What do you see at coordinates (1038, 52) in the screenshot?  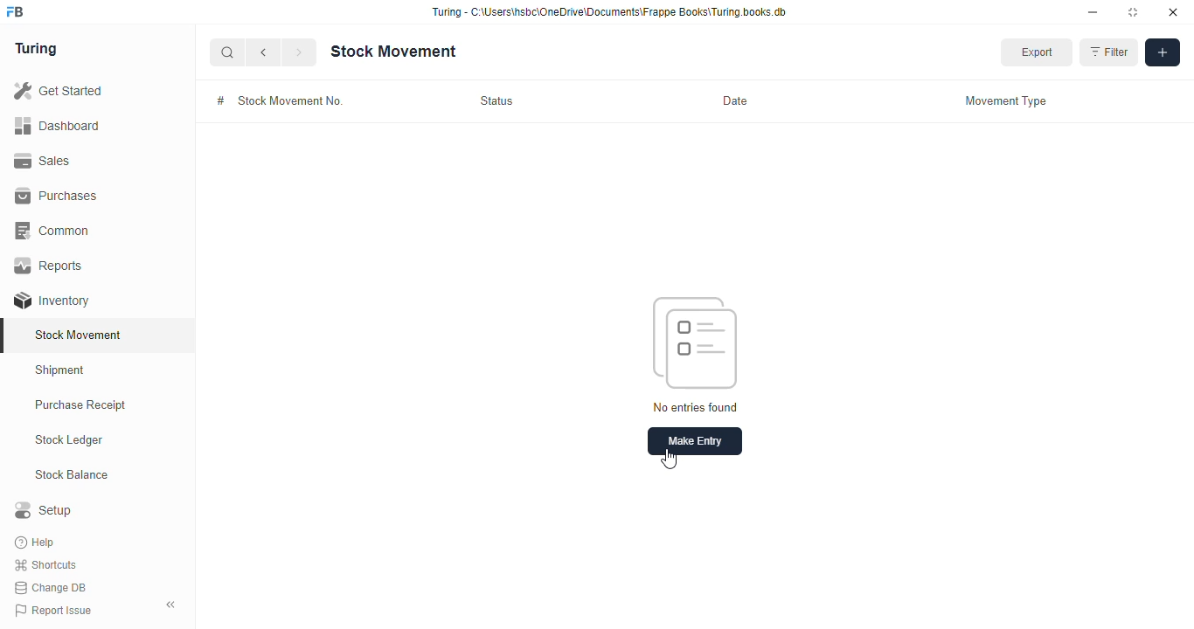 I see `export` at bounding box center [1038, 52].